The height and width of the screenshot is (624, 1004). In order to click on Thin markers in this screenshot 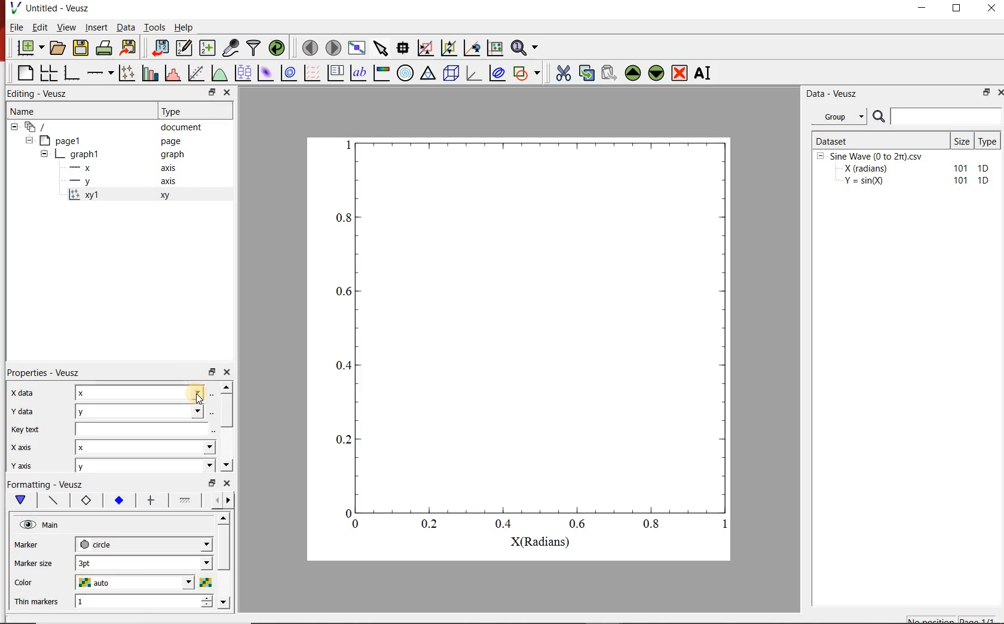, I will do `click(36, 601)`.